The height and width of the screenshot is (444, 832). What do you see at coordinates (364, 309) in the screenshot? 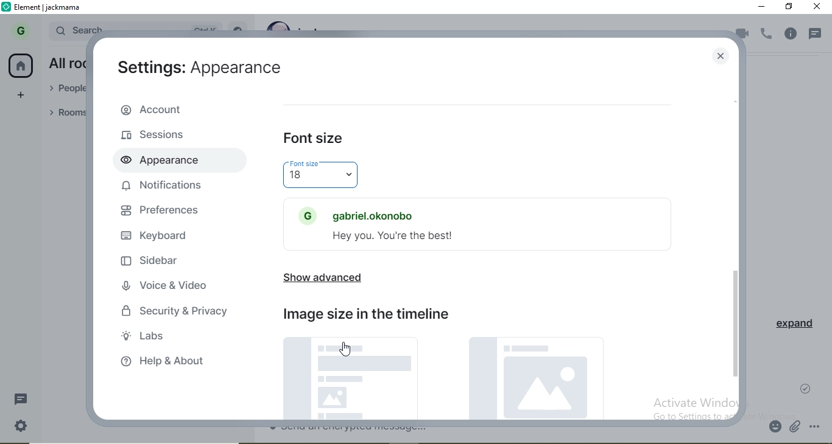
I see `image size in the timeline` at bounding box center [364, 309].